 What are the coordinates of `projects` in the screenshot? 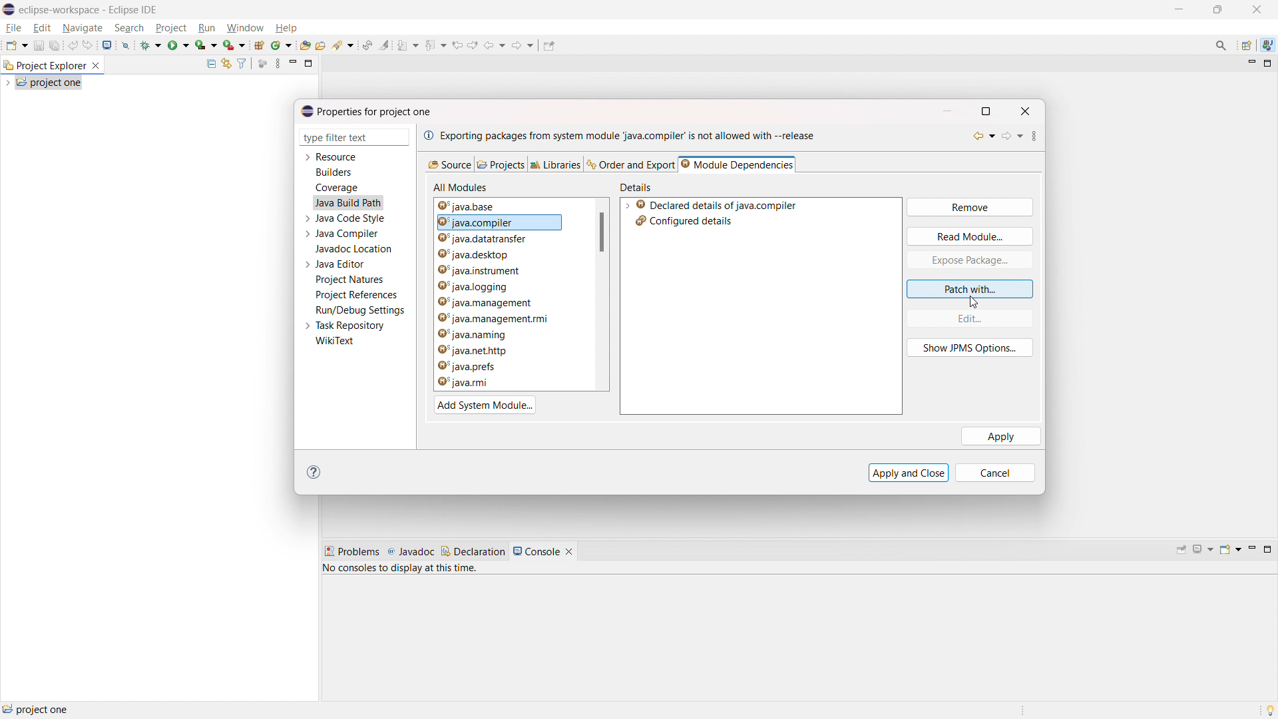 It's located at (501, 164).